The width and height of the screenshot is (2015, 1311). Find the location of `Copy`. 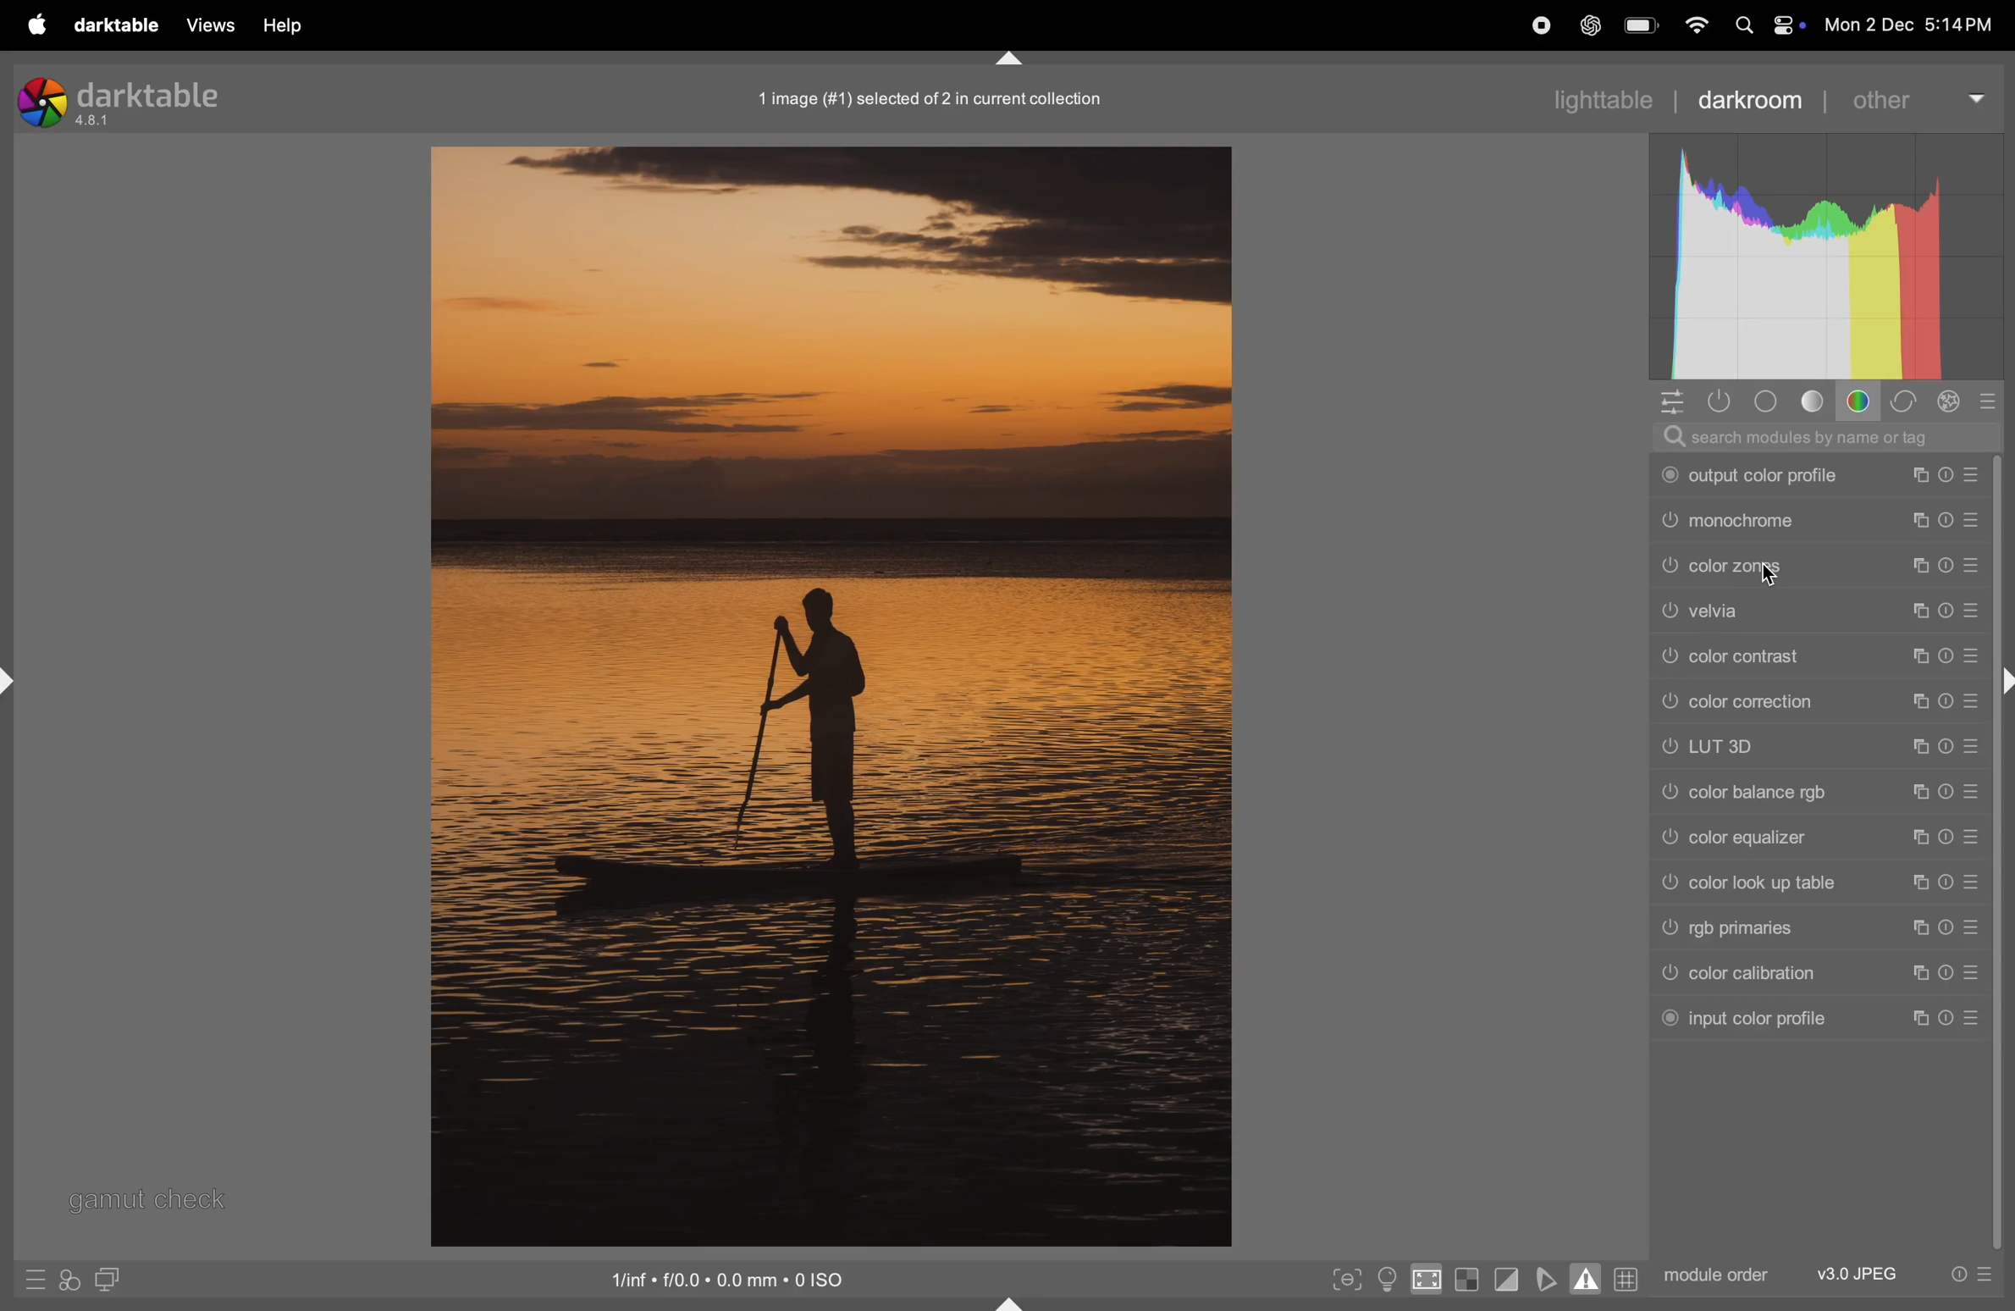

Copy is located at coordinates (1918, 975).